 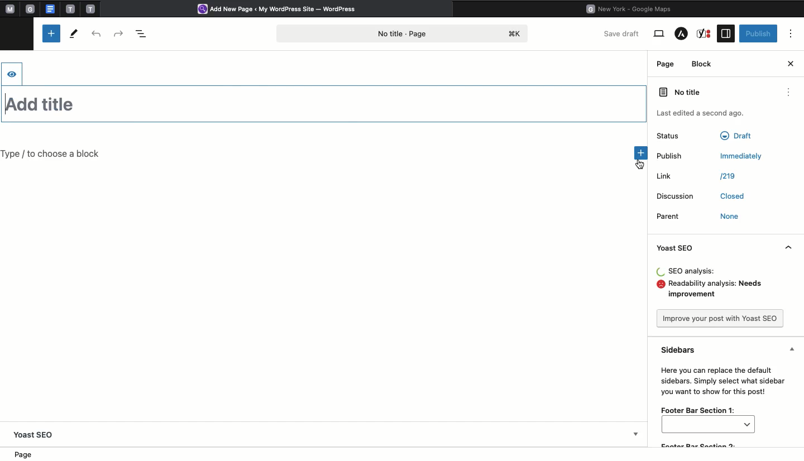 What do you see at coordinates (791, 63) in the screenshot?
I see `Close` at bounding box center [791, 63].